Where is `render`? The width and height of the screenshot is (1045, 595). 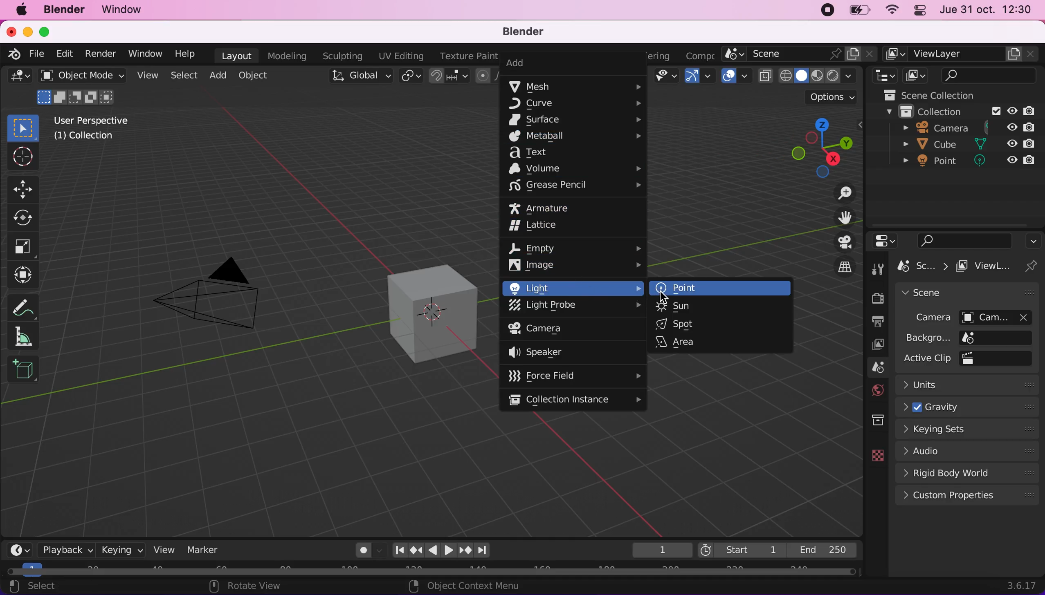 render is located at coordinates (101, 54).